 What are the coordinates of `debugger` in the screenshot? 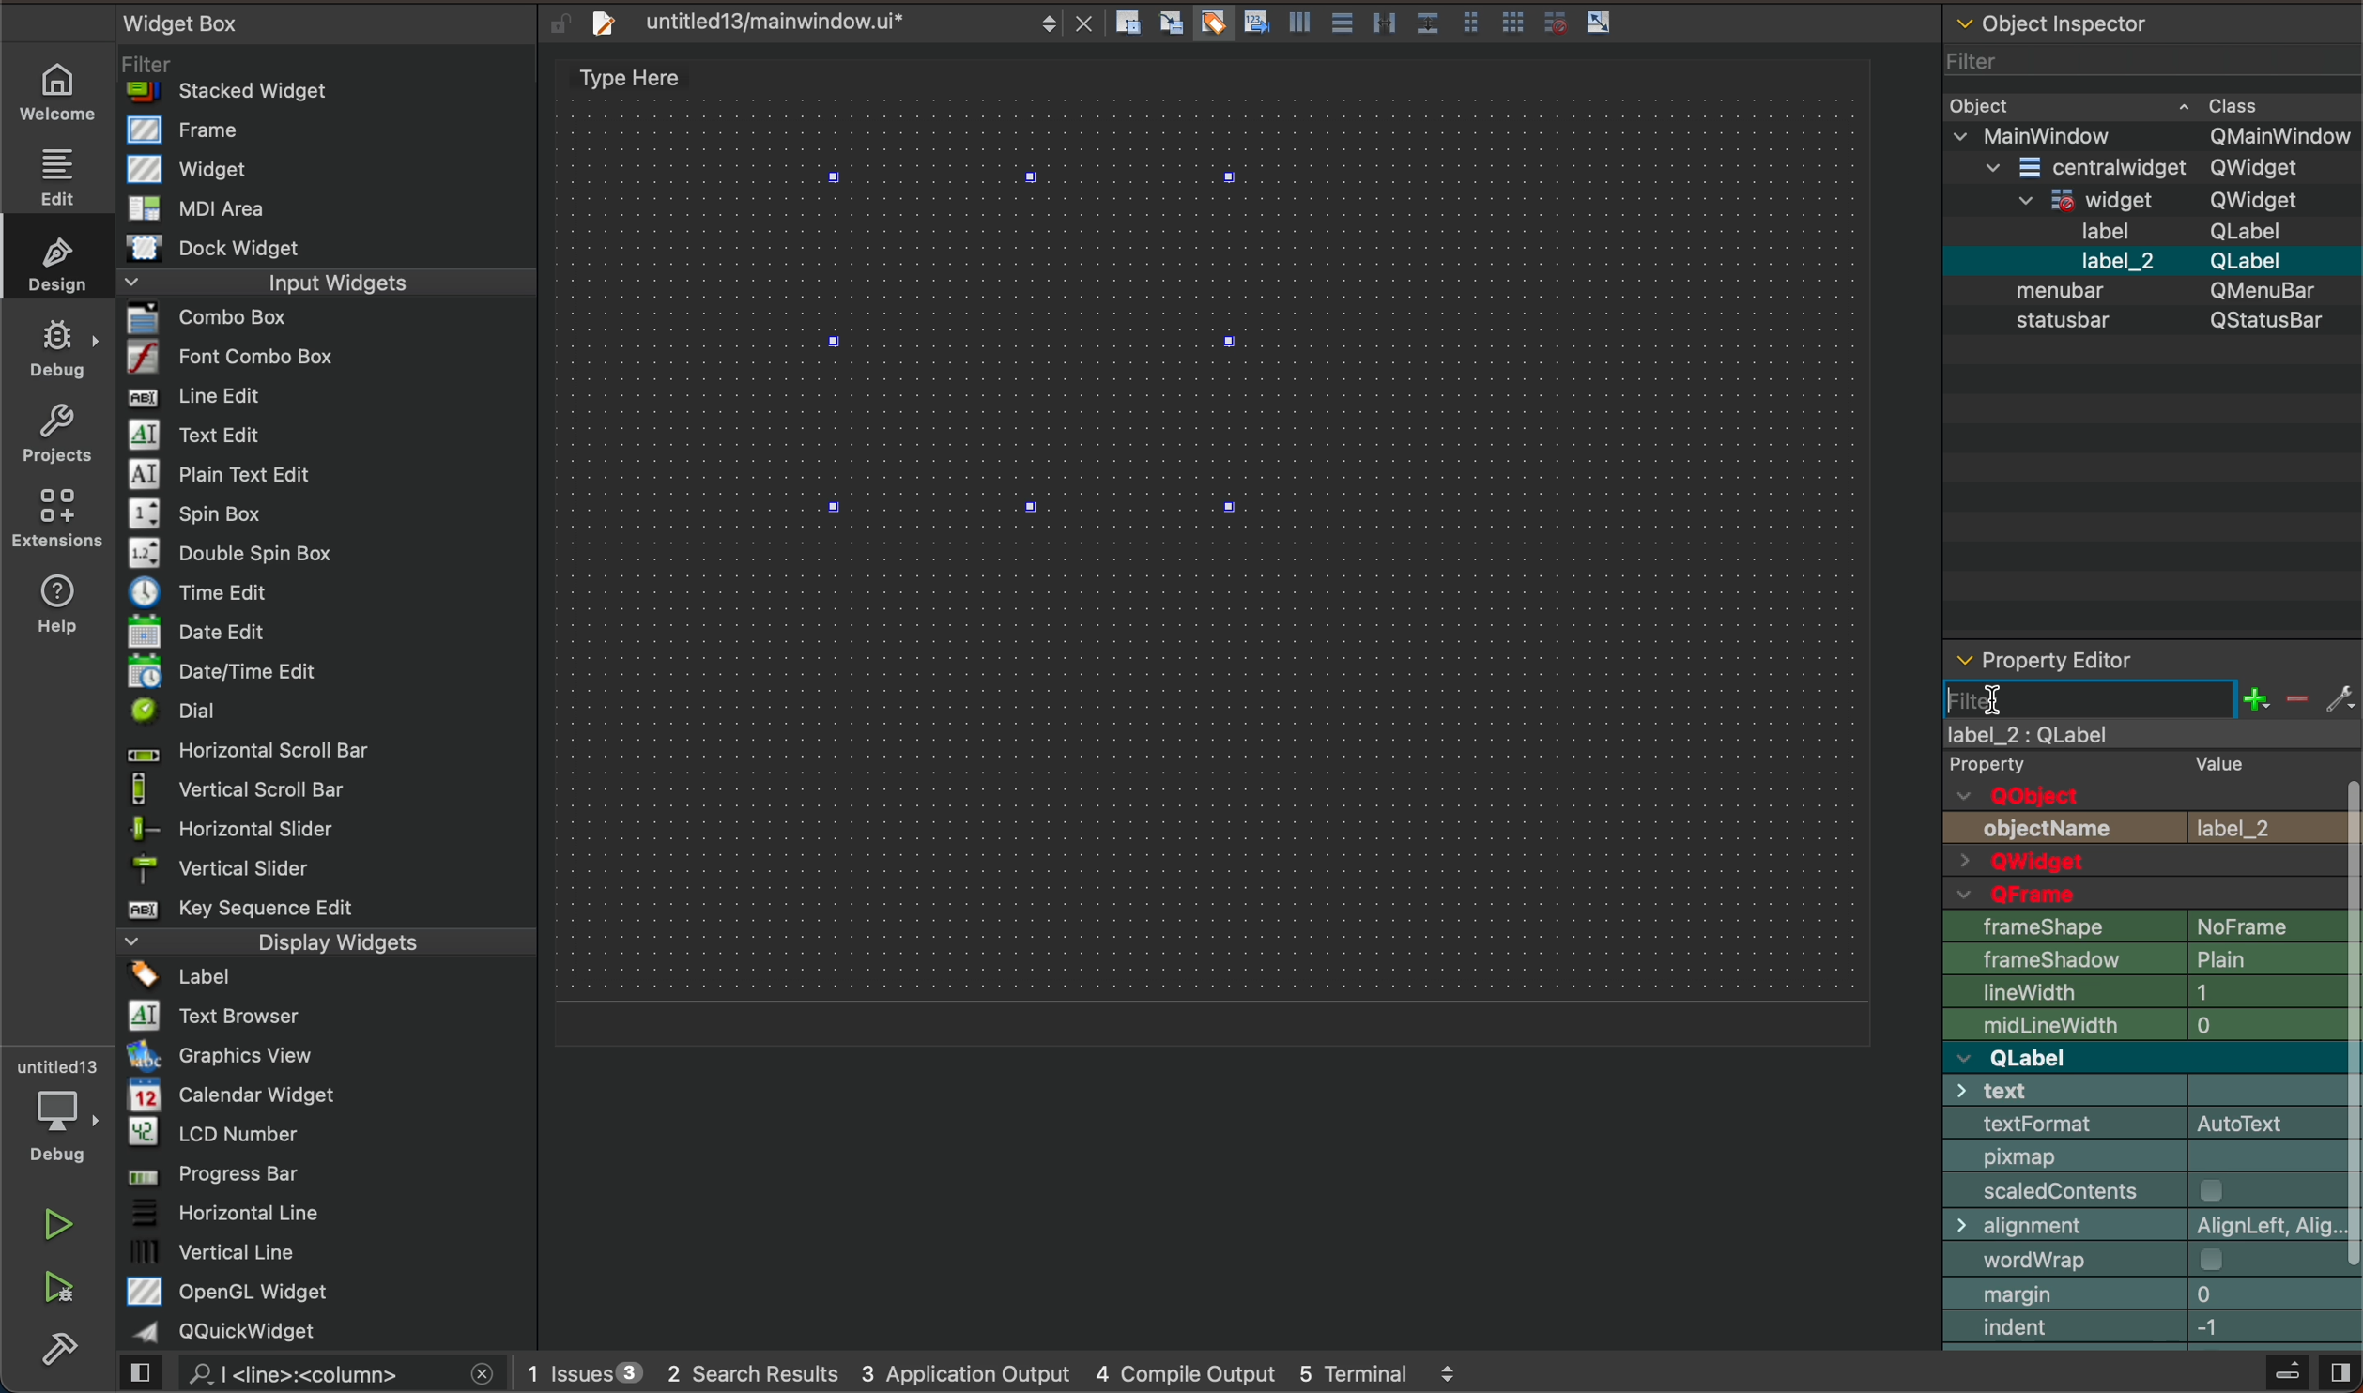 It's located at (55, 1108).